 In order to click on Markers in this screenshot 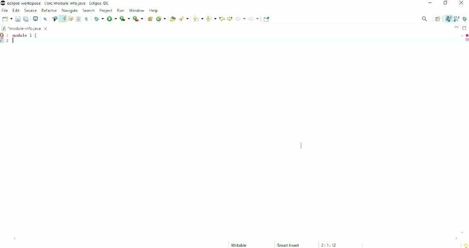, I will do `click(3, 35)`.